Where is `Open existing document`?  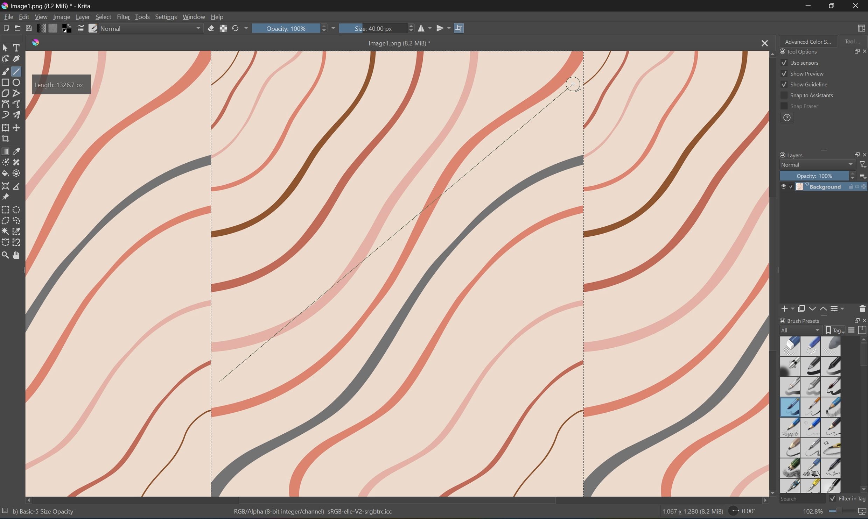
Open existing document is located at coordinates (17, 29).